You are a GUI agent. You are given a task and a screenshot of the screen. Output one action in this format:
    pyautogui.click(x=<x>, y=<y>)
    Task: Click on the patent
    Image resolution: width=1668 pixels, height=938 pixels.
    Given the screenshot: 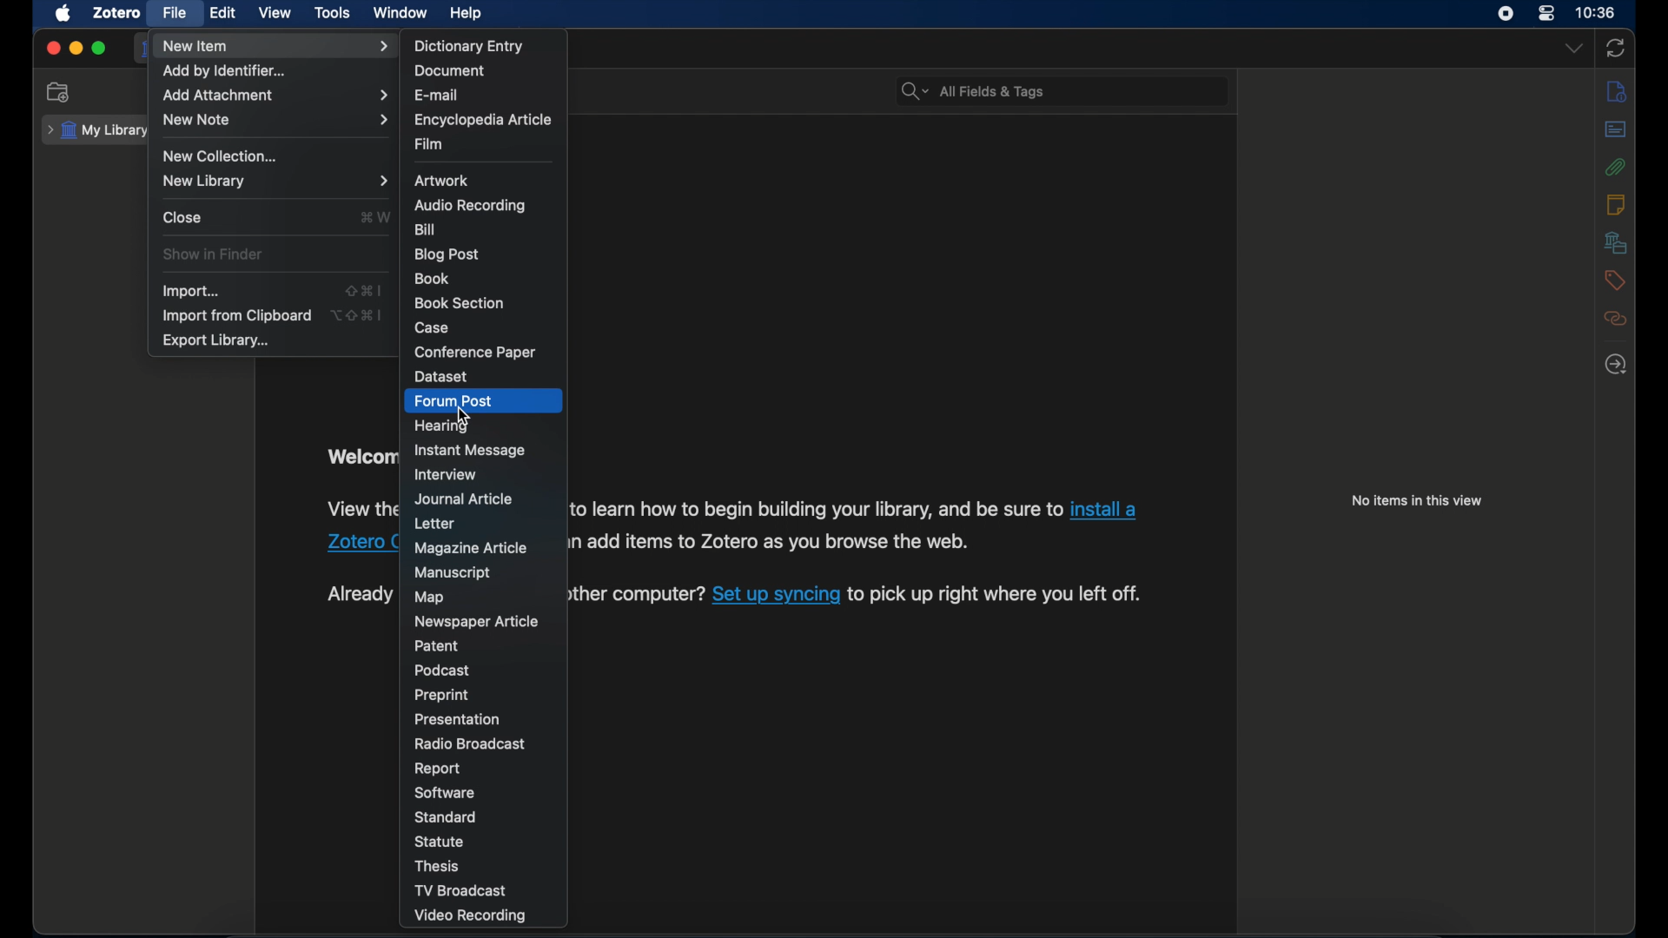 What is the action you would take?
    pyautogui.click(x=437, y=646)
    